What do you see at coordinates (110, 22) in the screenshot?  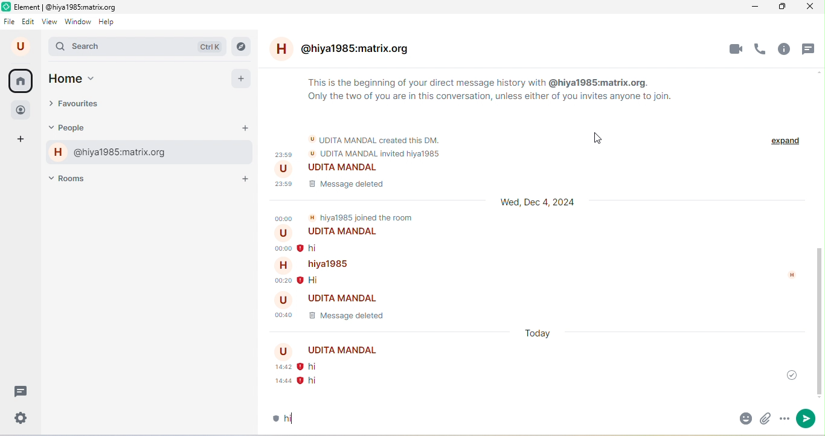 I see `help` at bounding box center [110, 22].